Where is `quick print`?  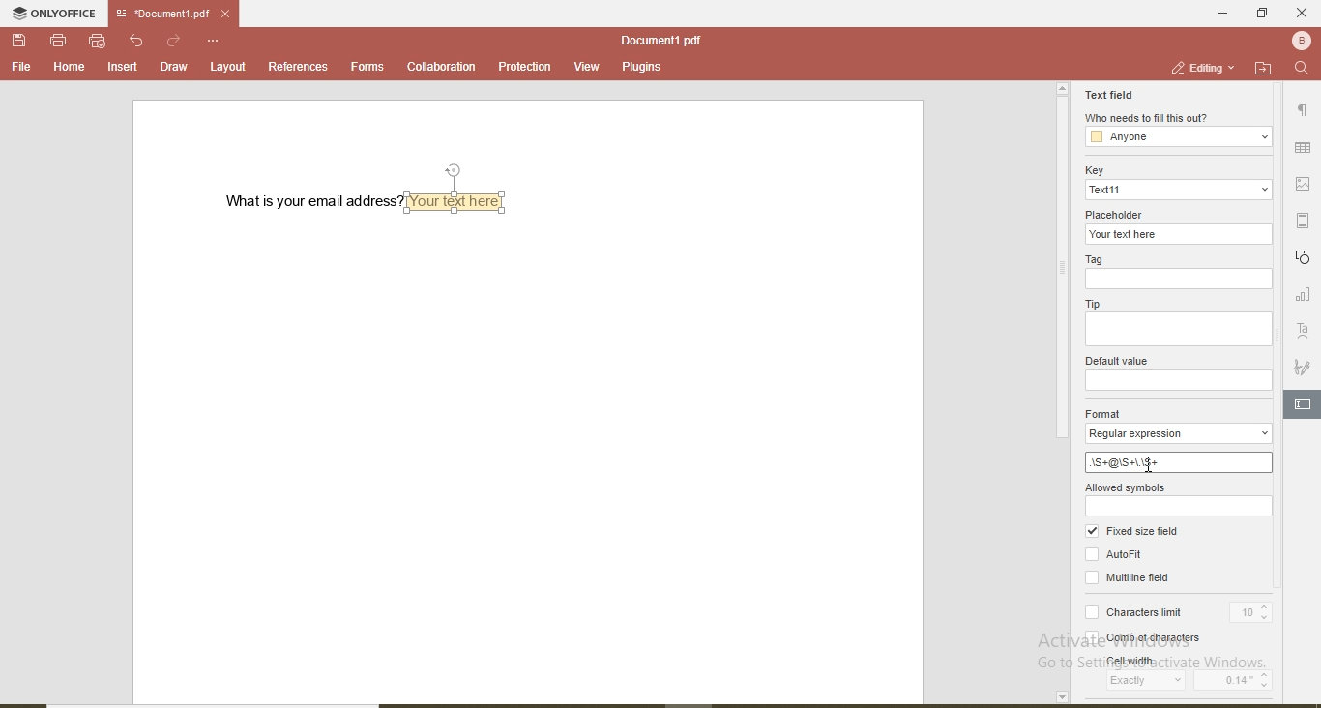 quick print is located at coordinates (98, 41).